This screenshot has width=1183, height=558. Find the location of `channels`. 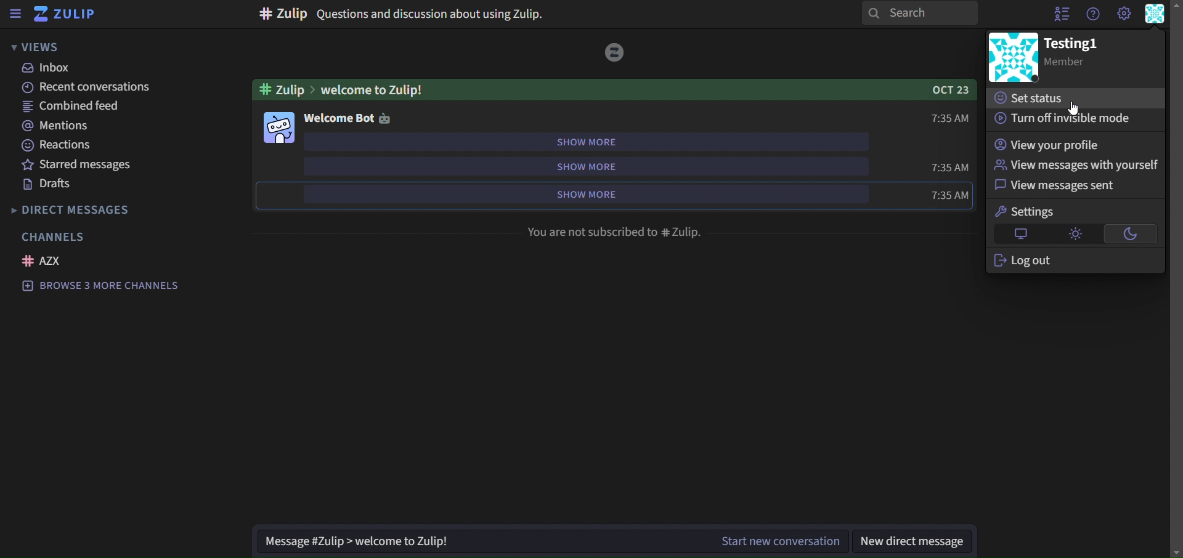

channels is located at coordinates (56, 237).